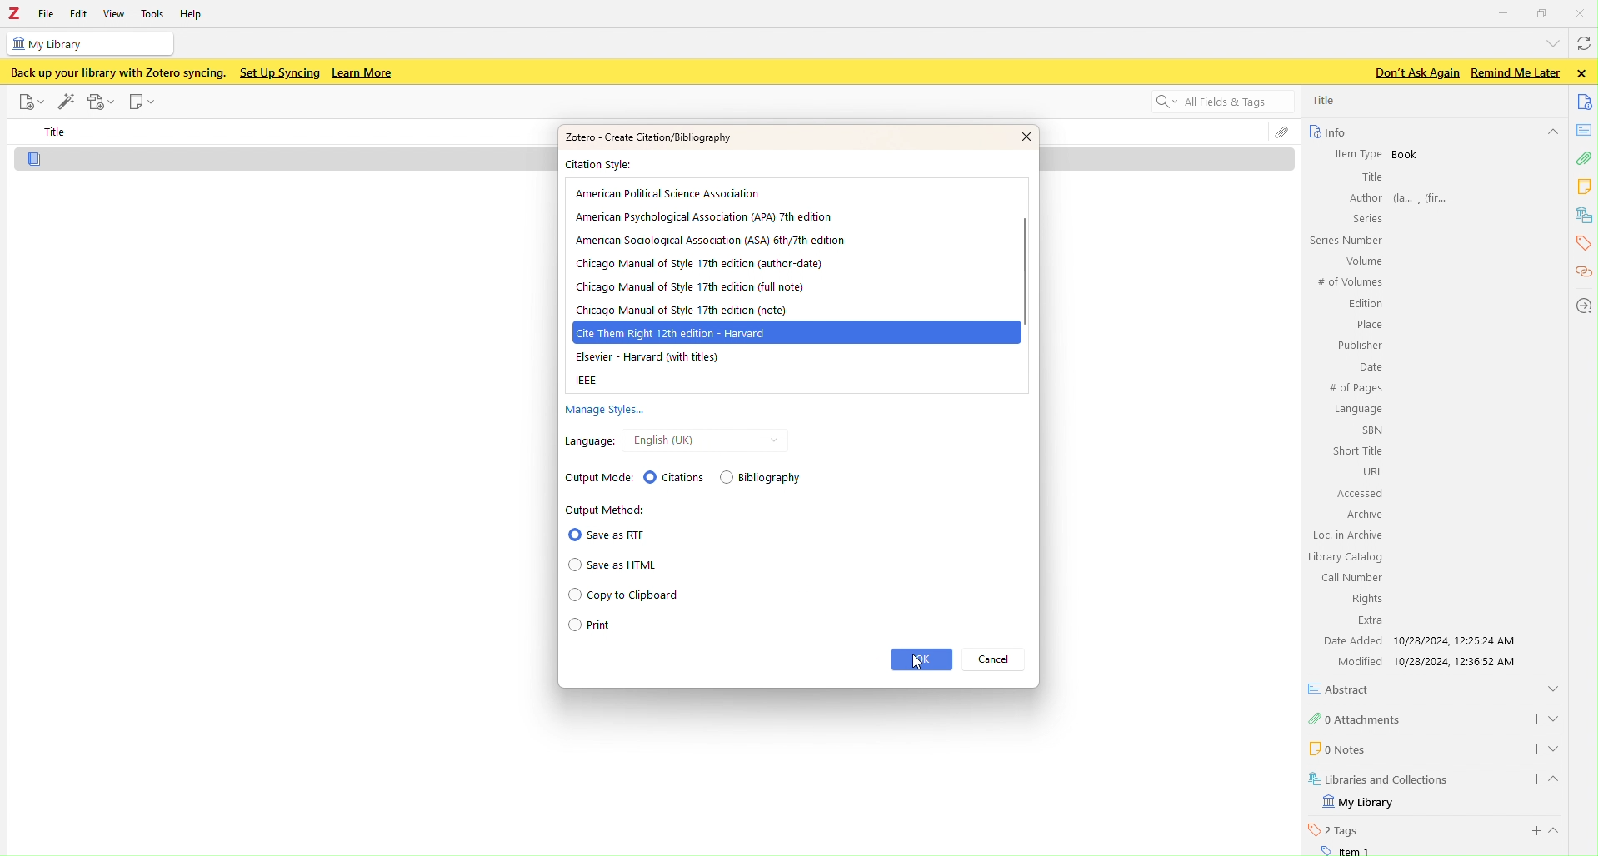  Describe the element at coordinates (1504, 12) in the screenshot. I see `Minimize` at that location.